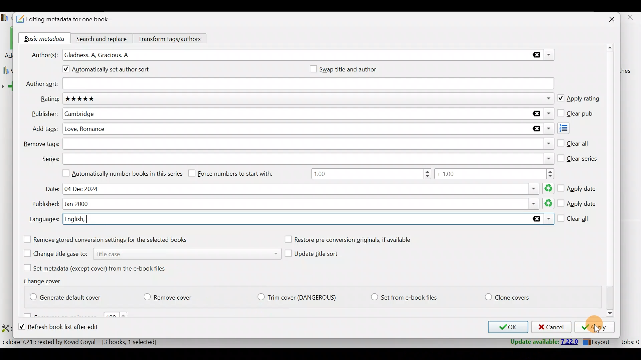 This screenshot has width=641, height=360. I want to click on Update, so click(543, 342).